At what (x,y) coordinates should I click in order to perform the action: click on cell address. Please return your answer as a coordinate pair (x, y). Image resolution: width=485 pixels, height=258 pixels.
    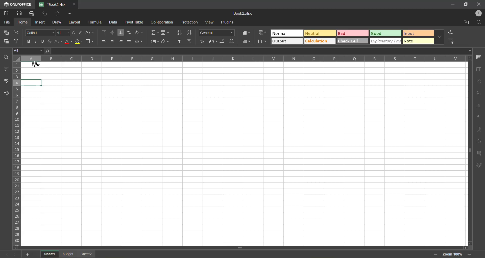
    Looking at the image, I should click on (27, 50).